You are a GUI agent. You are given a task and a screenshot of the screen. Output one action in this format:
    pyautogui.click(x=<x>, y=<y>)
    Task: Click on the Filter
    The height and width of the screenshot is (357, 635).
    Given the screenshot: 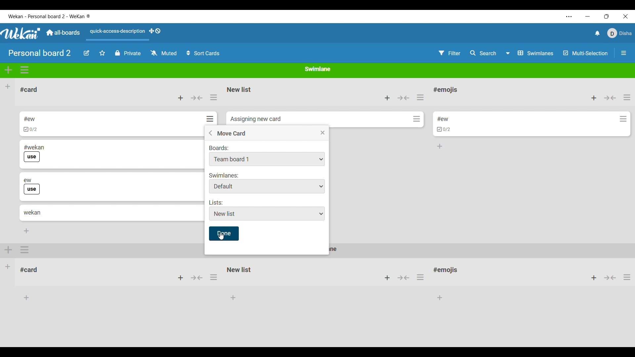 What is the action you would take?
    pyautogui.click(x=450, y=53)
    